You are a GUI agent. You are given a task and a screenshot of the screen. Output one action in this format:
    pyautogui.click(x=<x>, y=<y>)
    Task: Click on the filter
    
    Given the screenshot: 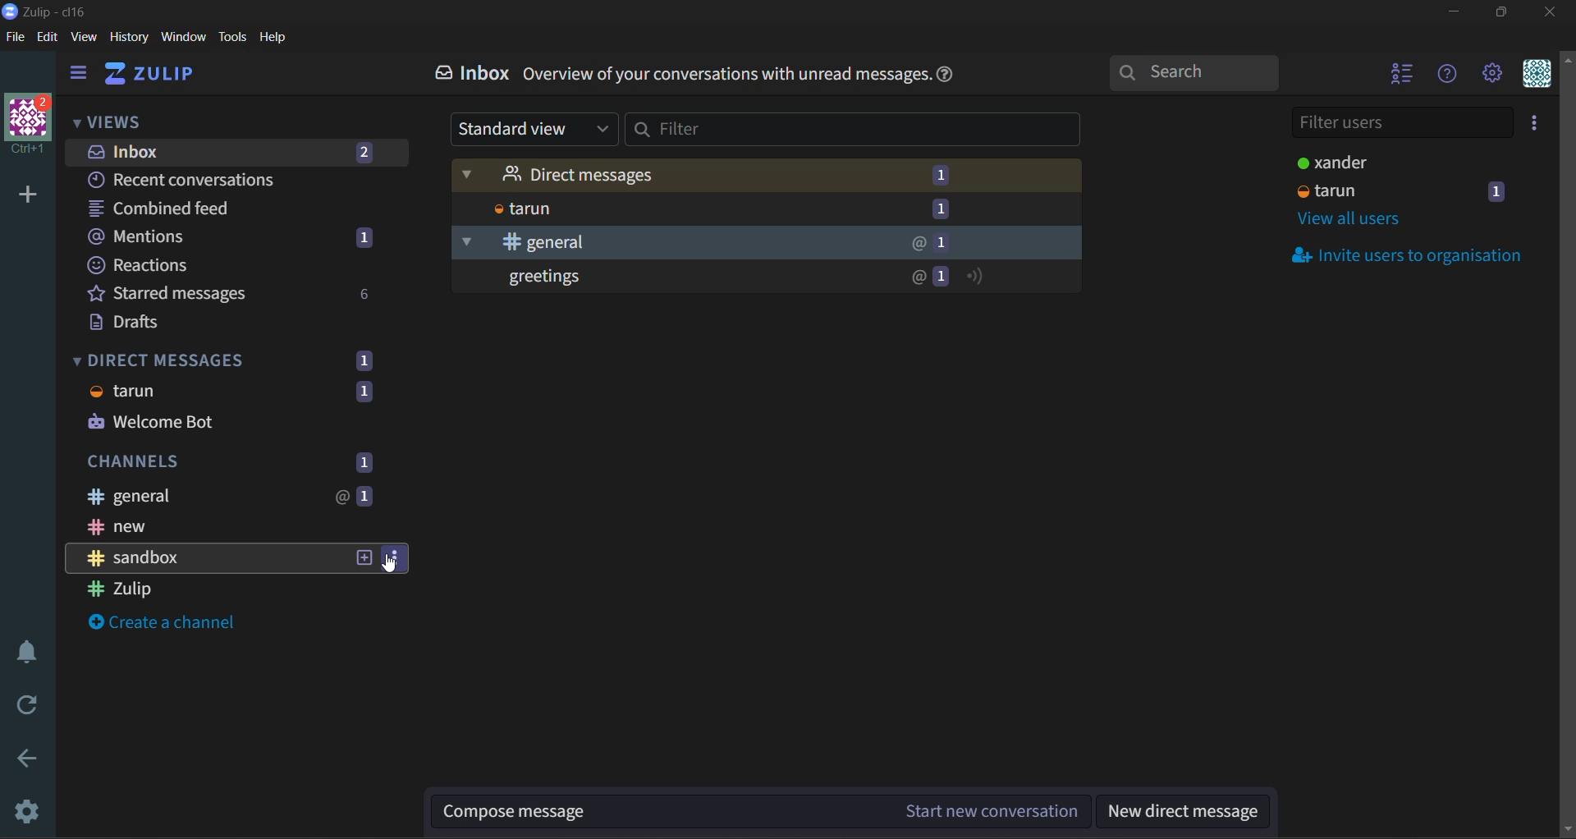 What is the action you would take?
    pyautogui.click(x=853, y=133)
    